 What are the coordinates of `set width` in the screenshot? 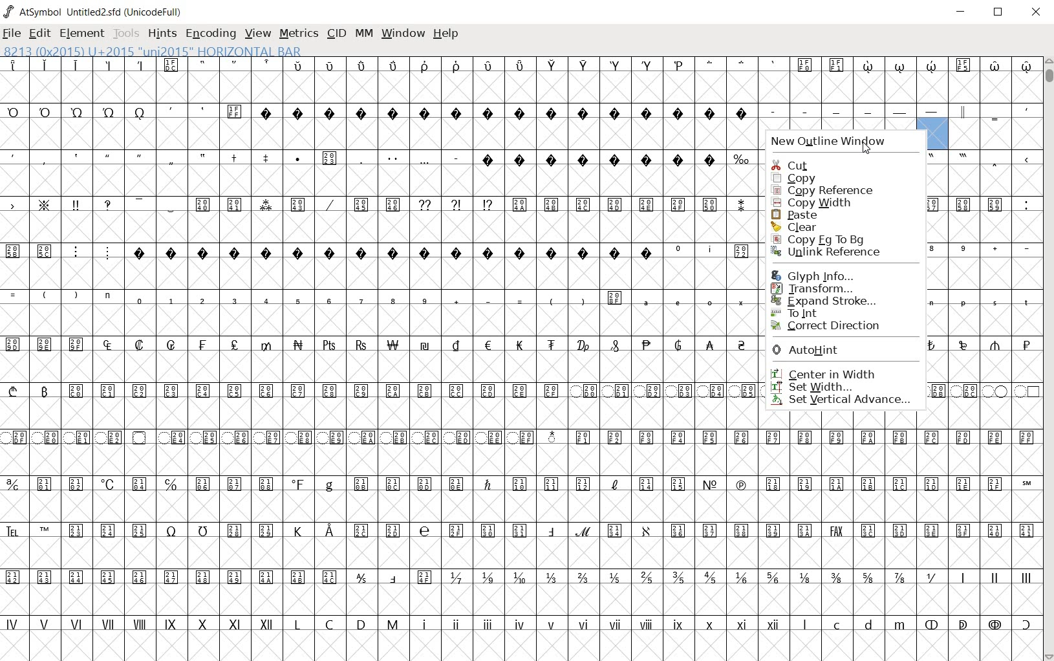 It's located at (843, 387).